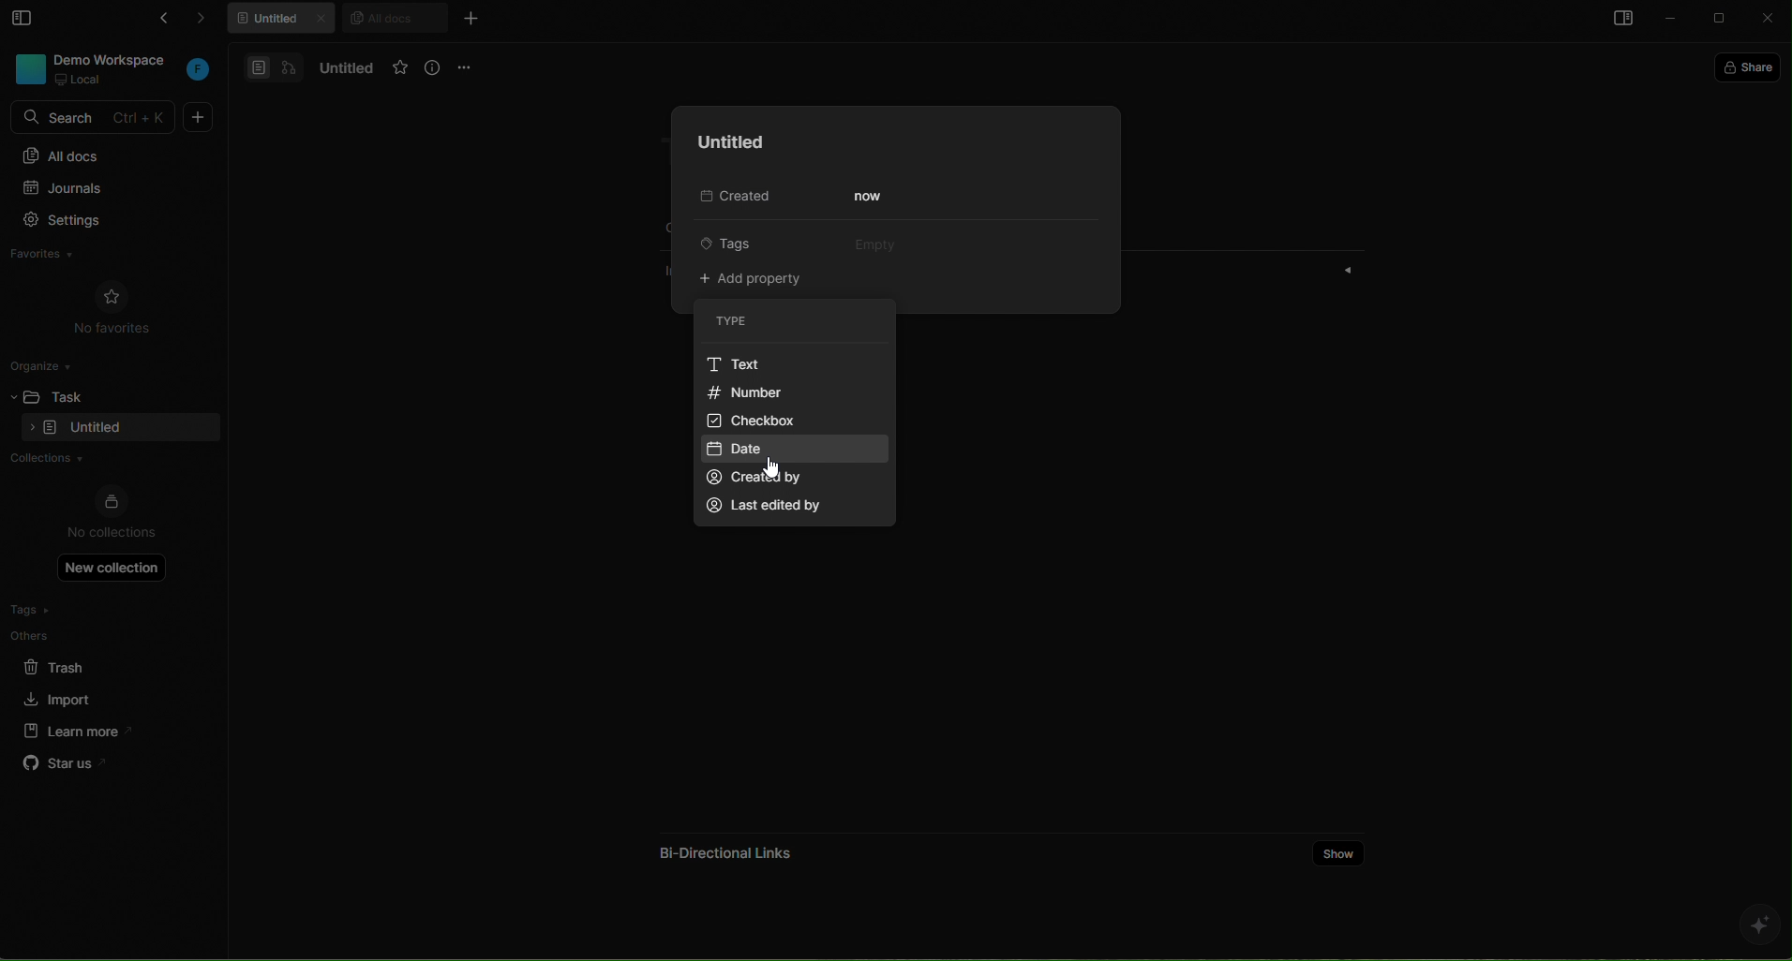 This screenshot has height=961, width=1792. Describe the element at coordinates (1758, 924) in the screenshot. I see `ai` at that location.